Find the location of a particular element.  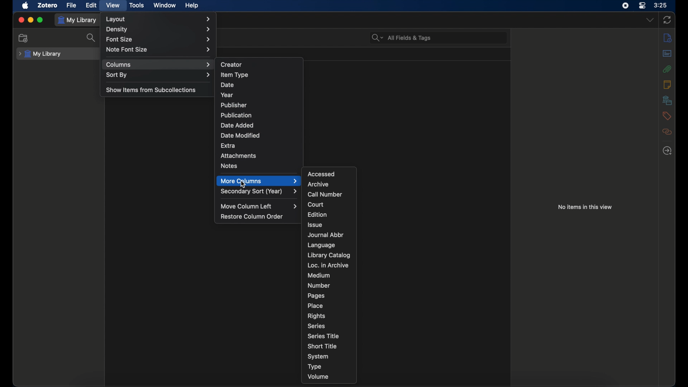

new collections is located at coordinates (23, 38).